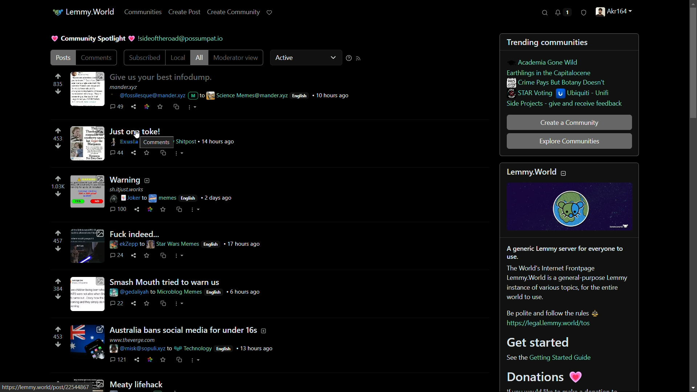  What do you see at coordinates (348, 58) in the screenshot?
I see `sorting help` at bounding box center [348, 58].